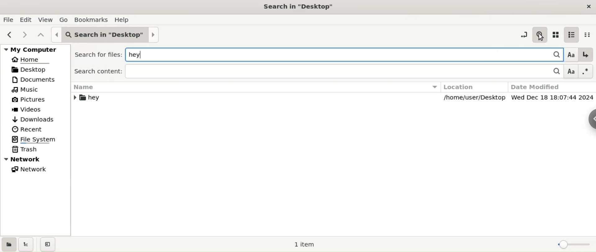  What do you see at coordinates (35, 140) in the screenshot?
I see `file system` at bounding box center [35, 140].